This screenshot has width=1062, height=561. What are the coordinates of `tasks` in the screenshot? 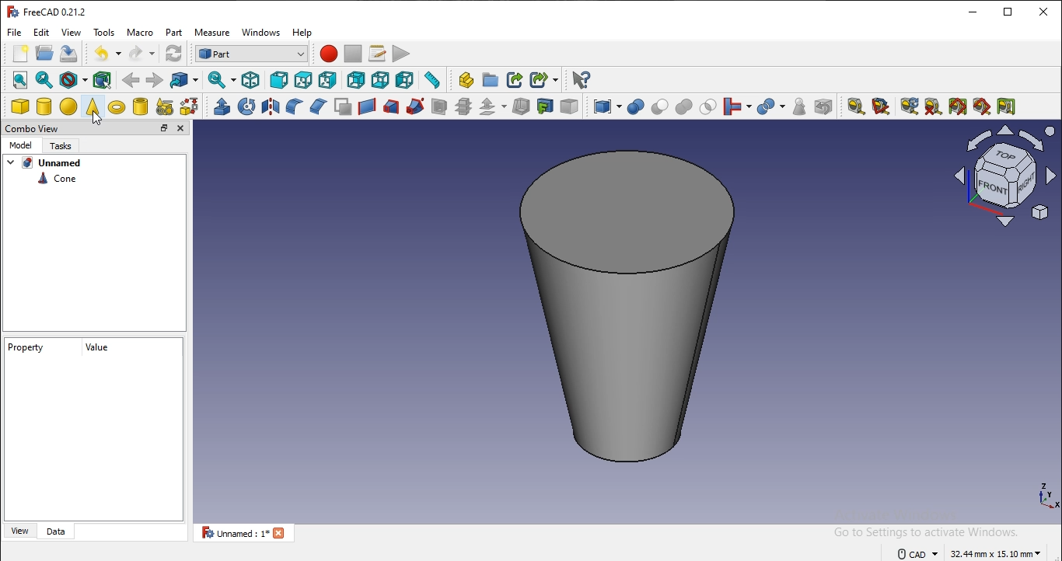 It's located at (61, 145).